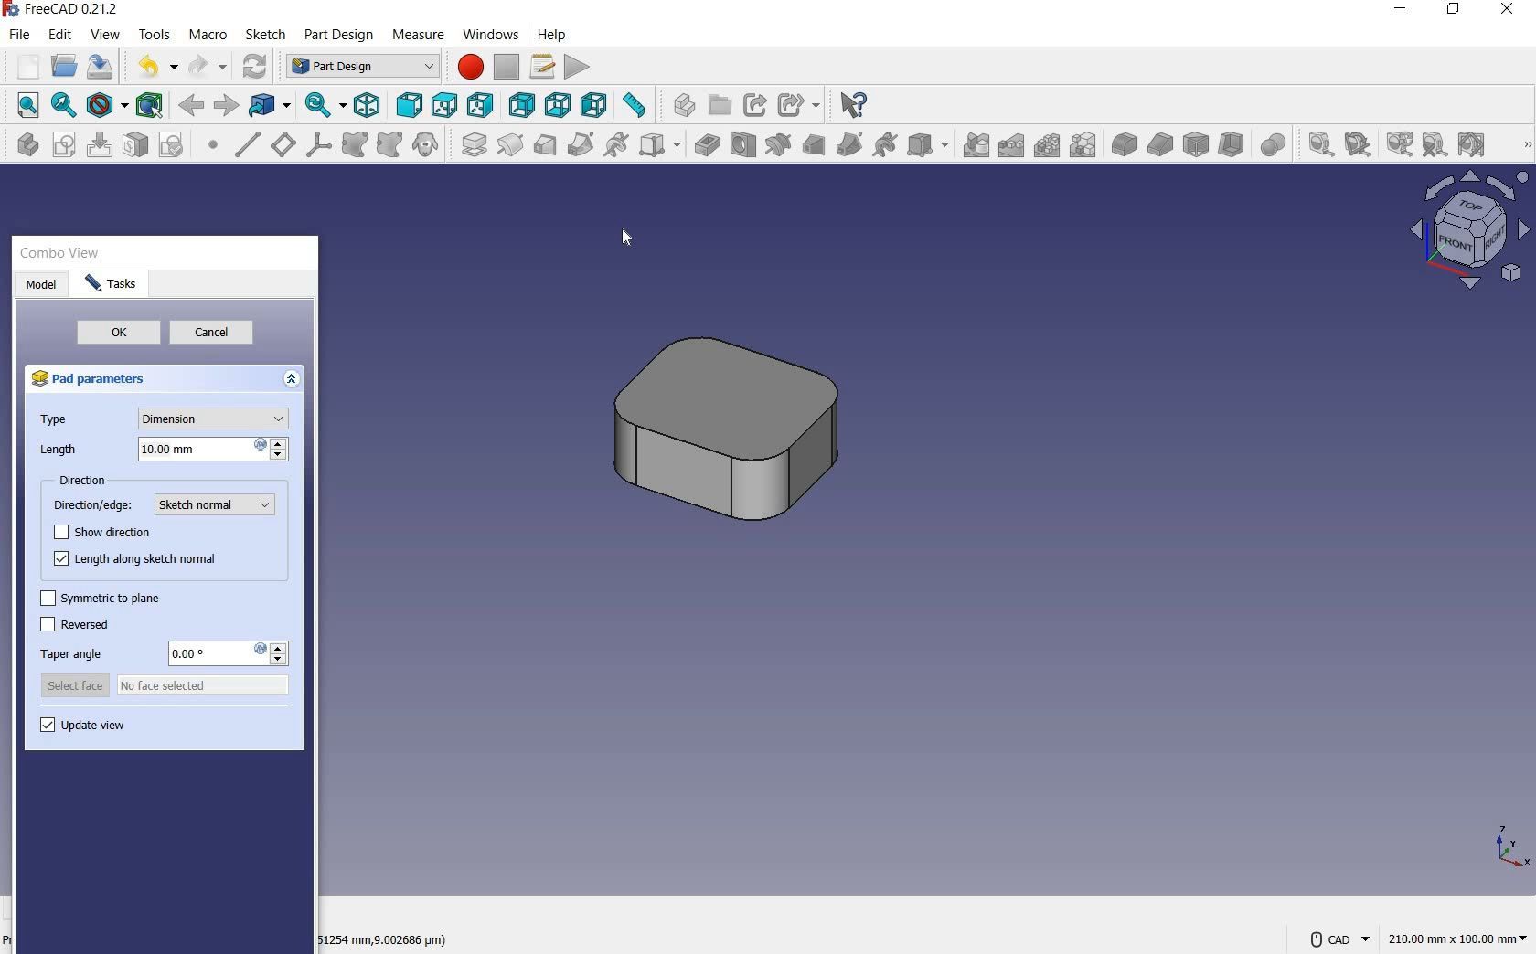 Image resolution: width=1536 pixels, height=954 pixels. Describe the element at coordinates (1456, 938) in the screenshot. I see `221.93mm x 100.00mm` at that location.